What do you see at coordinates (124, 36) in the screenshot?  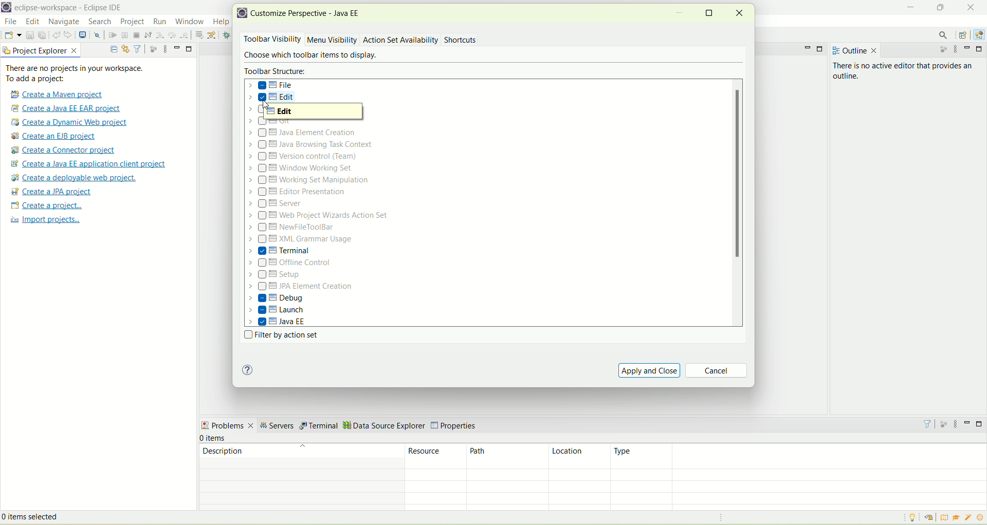 I see `suspend` at bounding box center [124, 36].